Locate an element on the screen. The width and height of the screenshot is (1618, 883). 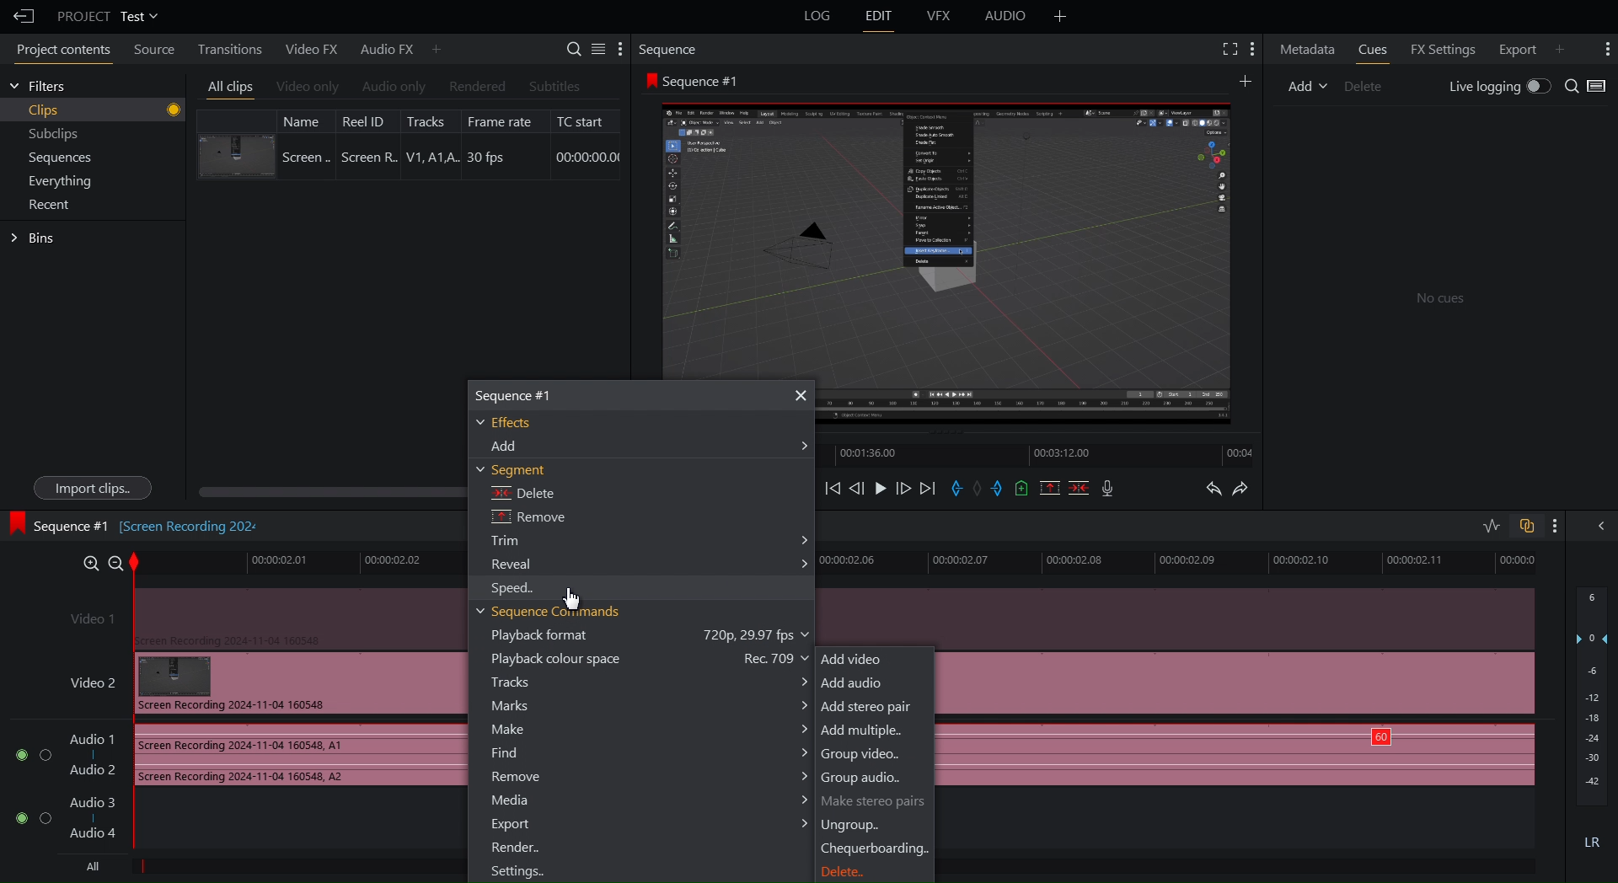
Metadata is located at coordinates (1308, 48).